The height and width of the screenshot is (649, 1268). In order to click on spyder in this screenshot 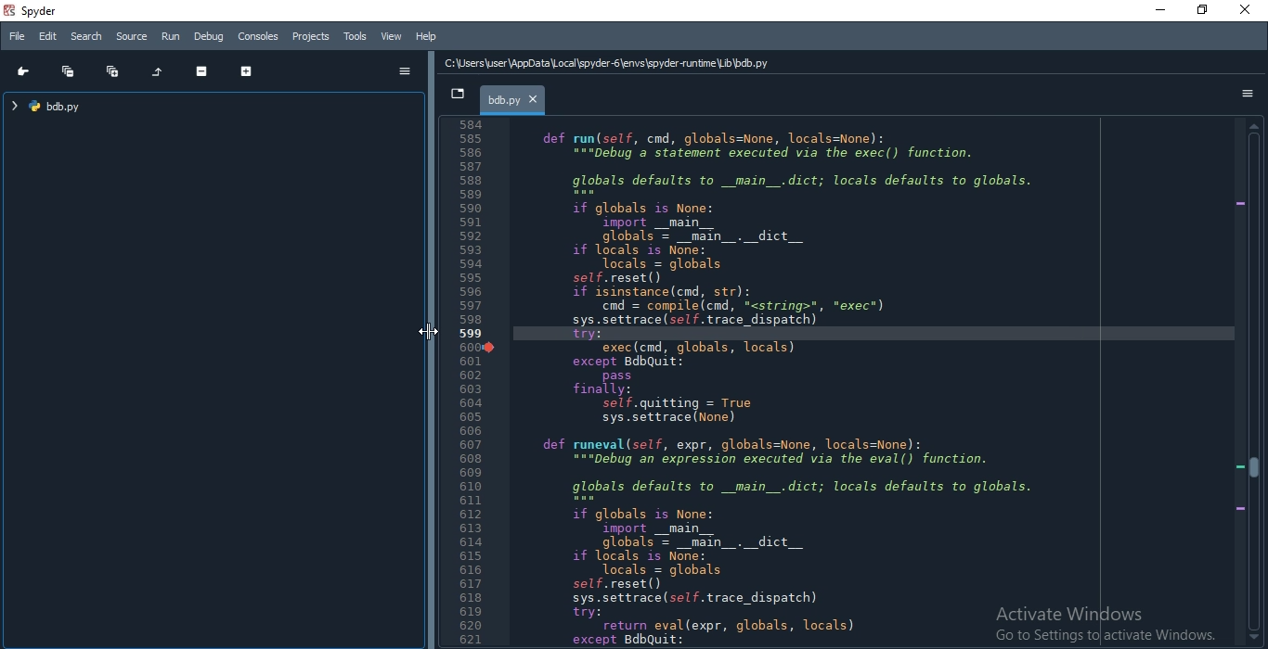, I will do `click(32, 11)`.